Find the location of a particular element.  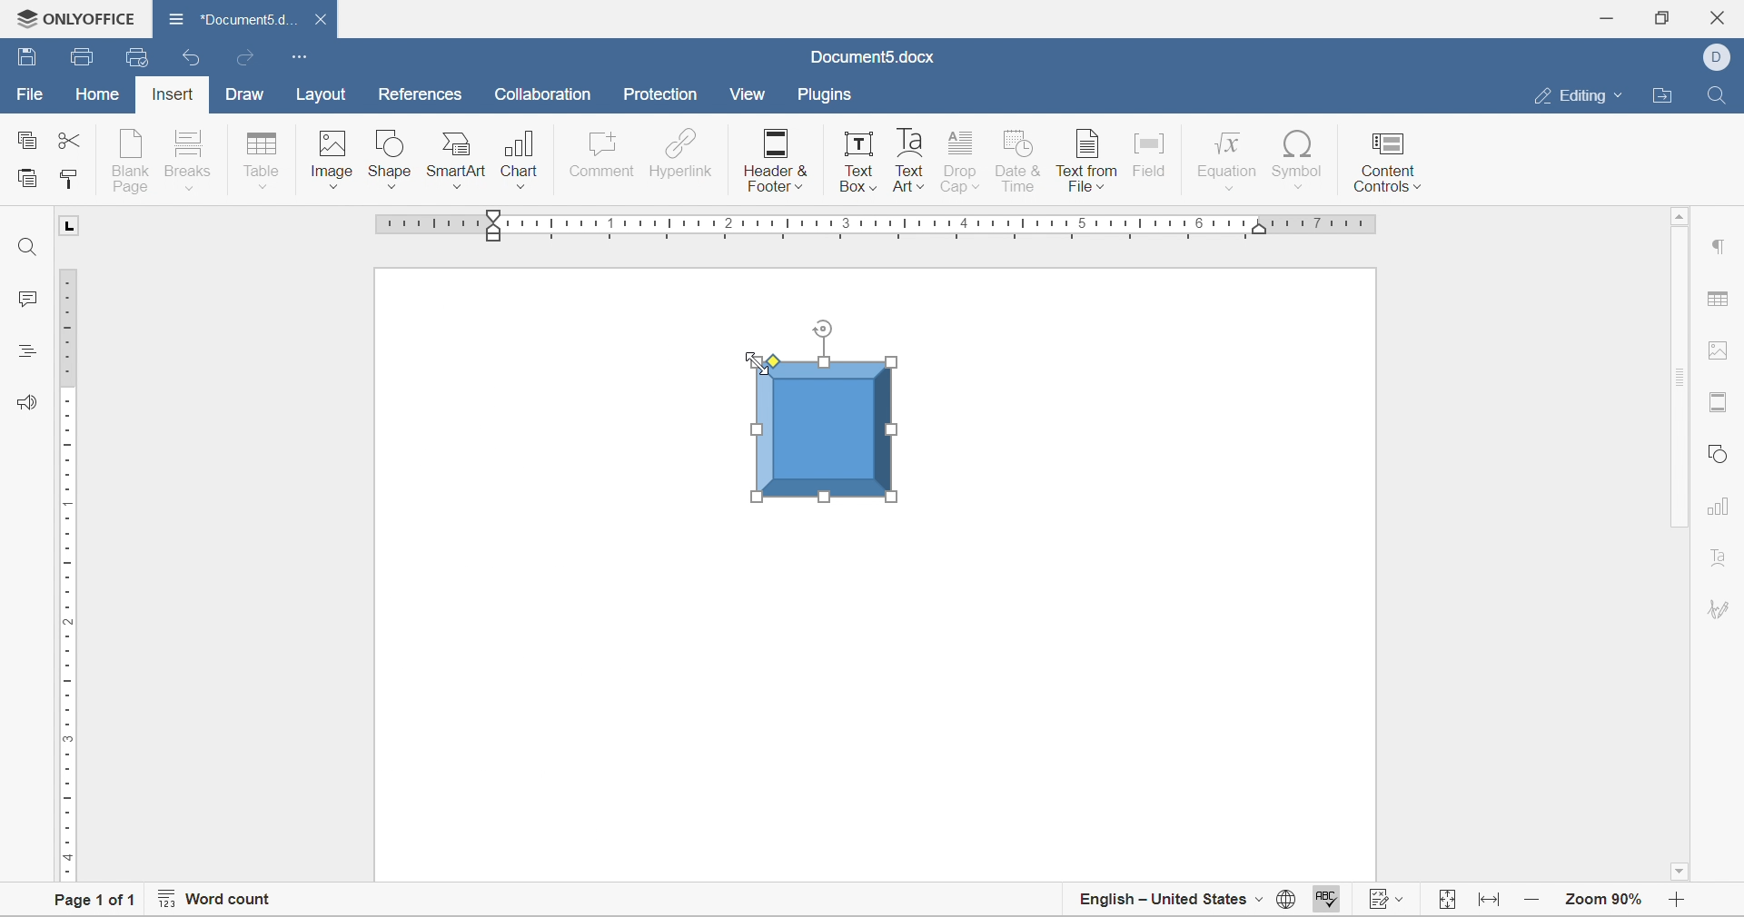

text from field is located at coordinates (1087, 160).